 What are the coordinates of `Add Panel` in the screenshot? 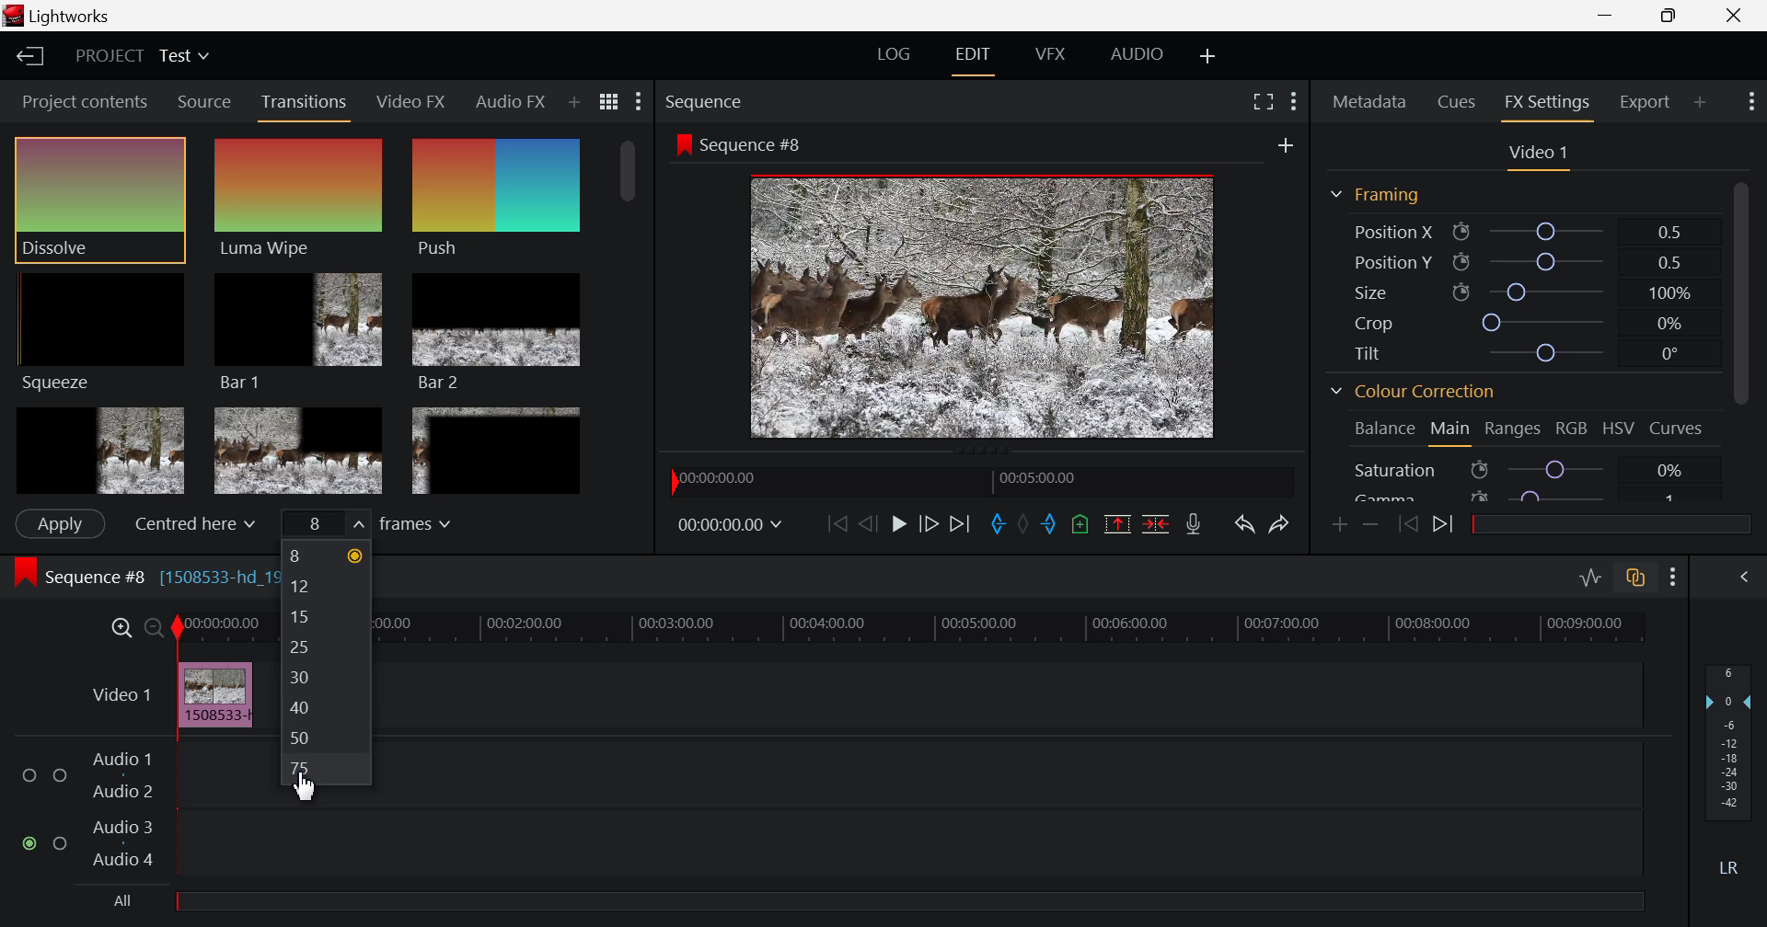 It's located at (1699, 100).